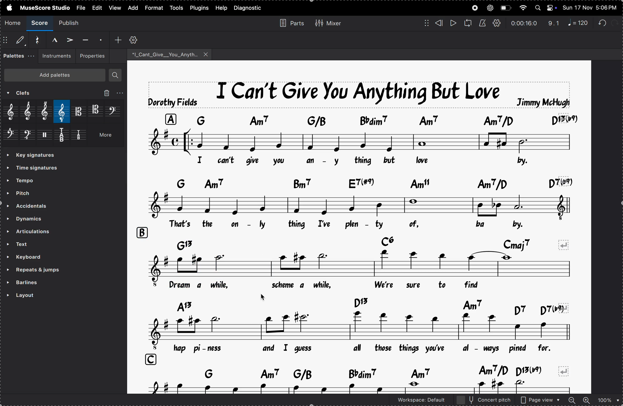  I want to click on battery, so click(505, 8).